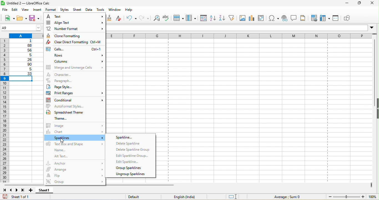 The width and height of the screenshot is (379, 200). I want to click on maximize, so click(357, 4).